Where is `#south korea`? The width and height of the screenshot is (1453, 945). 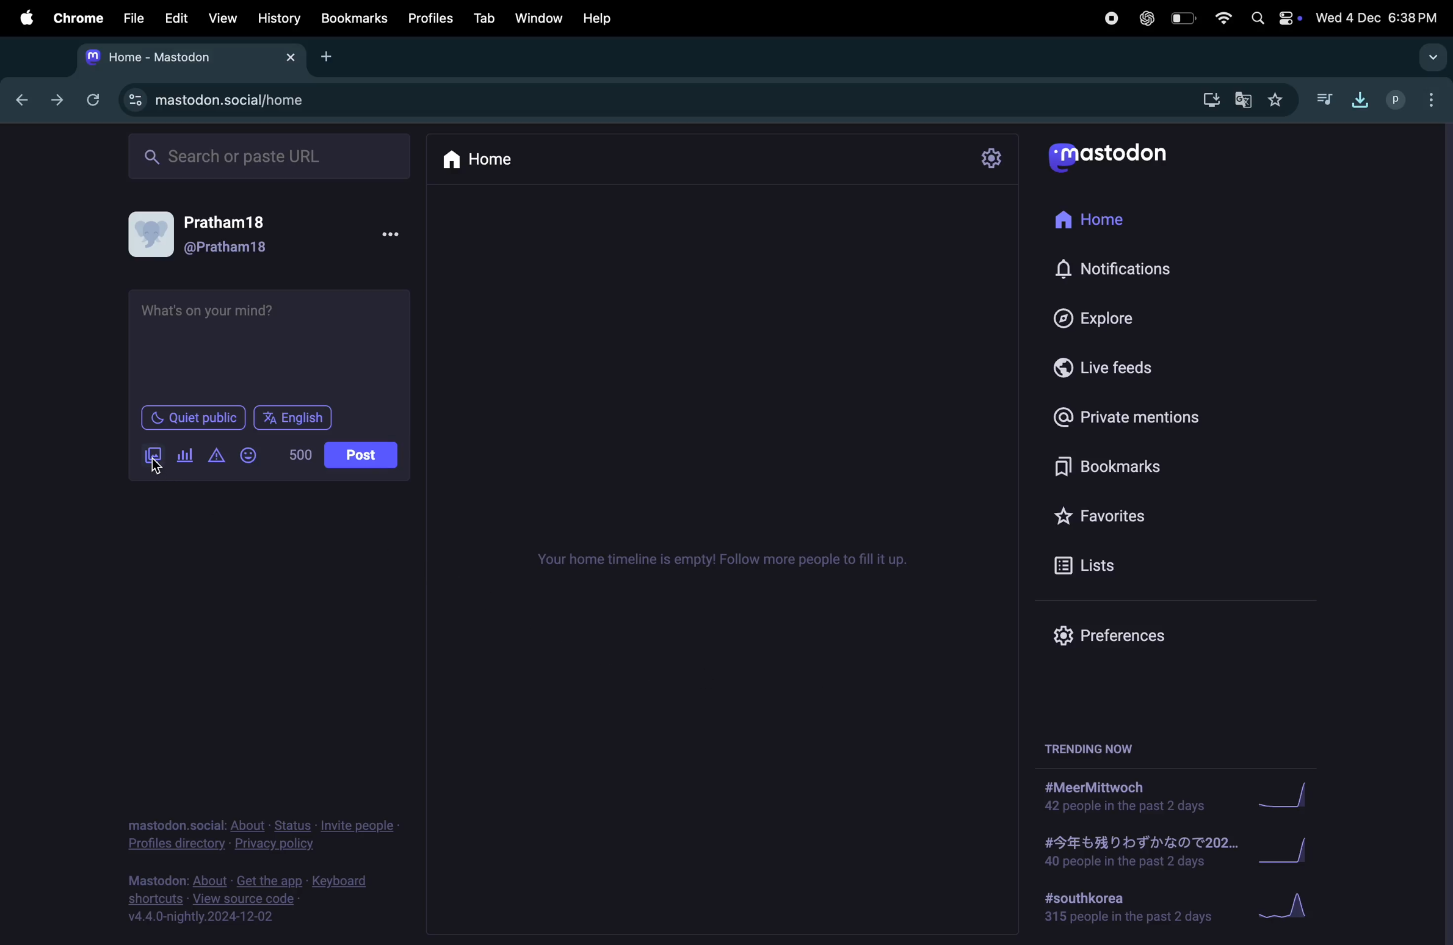
#south korea is located at coordinates (1125, 909).